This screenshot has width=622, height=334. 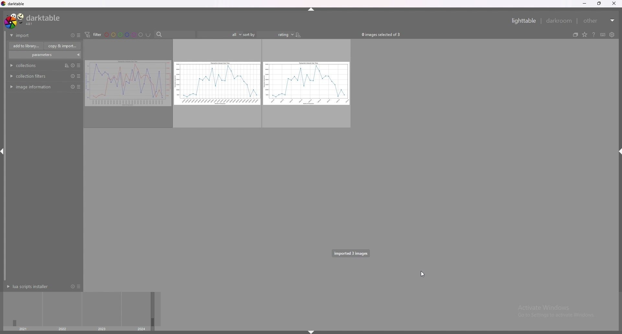 What do you see at coordinates (29, 76) in the screenshot?
I see `collection filters` at bounding box center [29, 76].